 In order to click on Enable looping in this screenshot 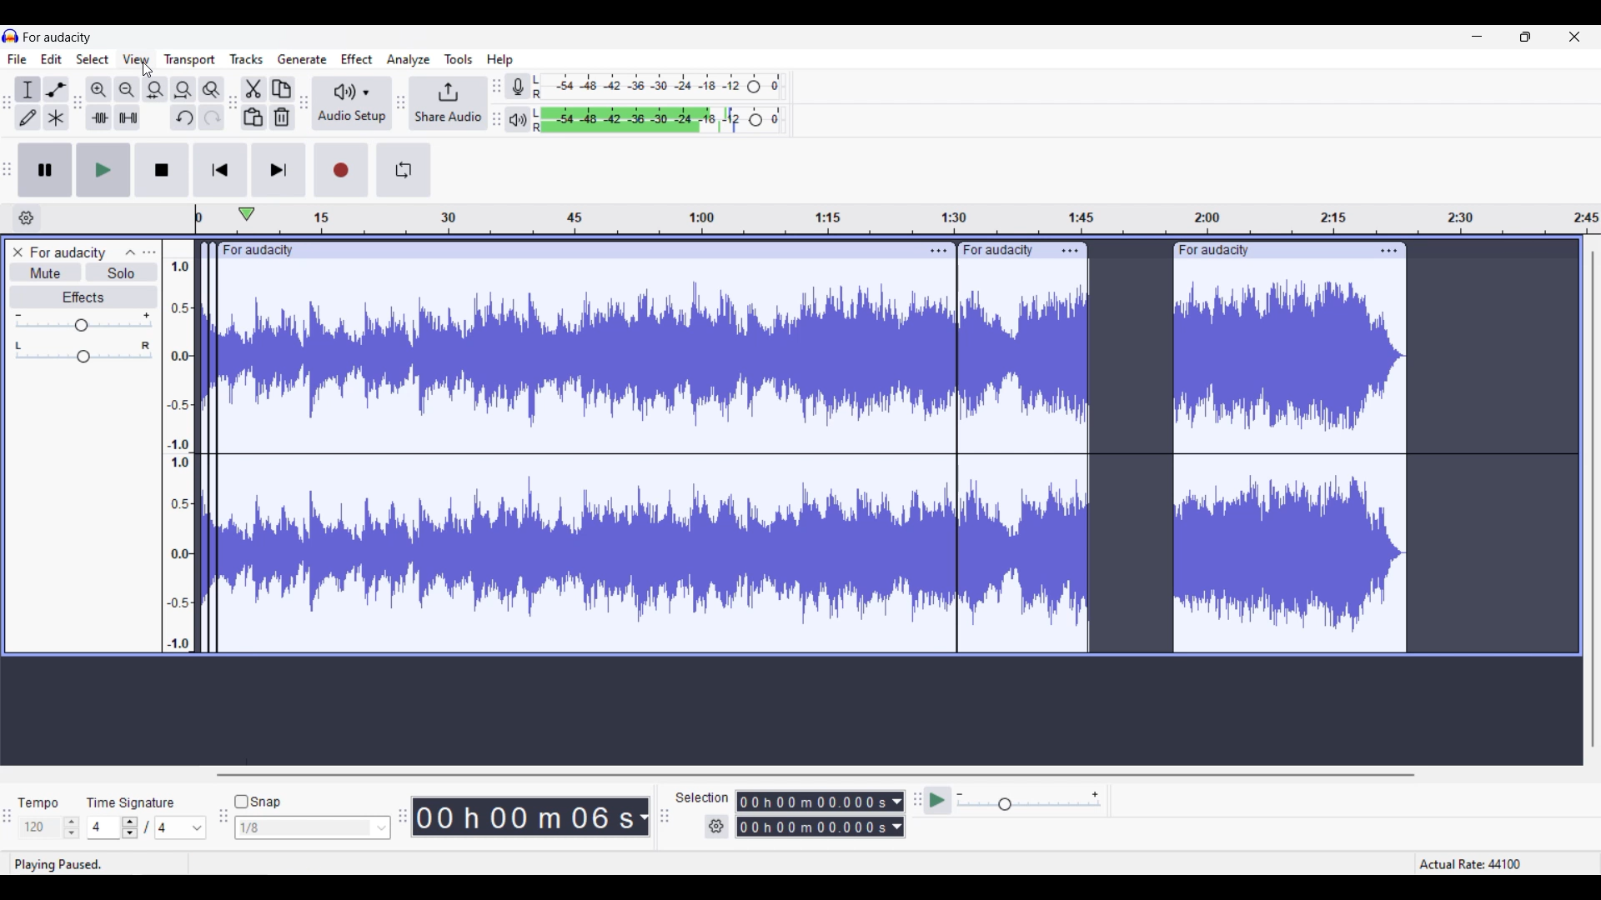, I will do `click(404, 170)`.